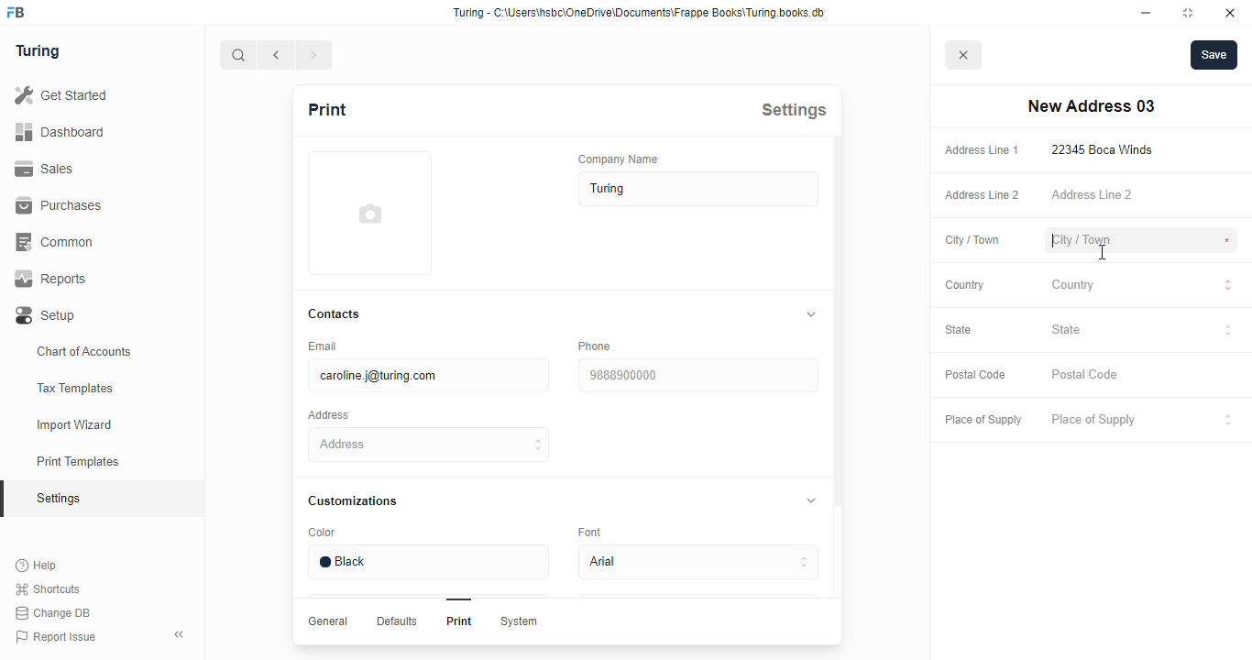 This screenshot has height=660, width=1252. I want to click on toggle sidebar, so click(181, 633).